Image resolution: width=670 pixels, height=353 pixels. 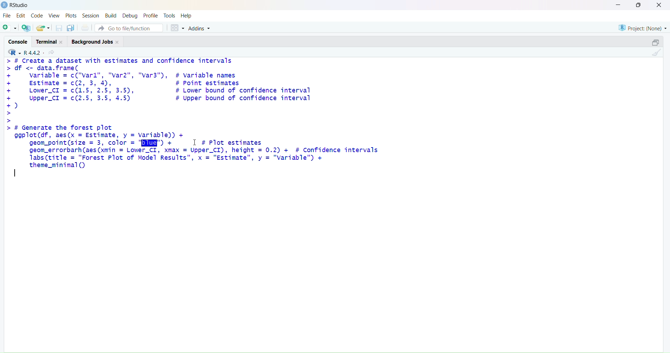 What do you see at coordinates (656, 52) in the screenshot?
I see `clear console` at bounding box center [656, 52].